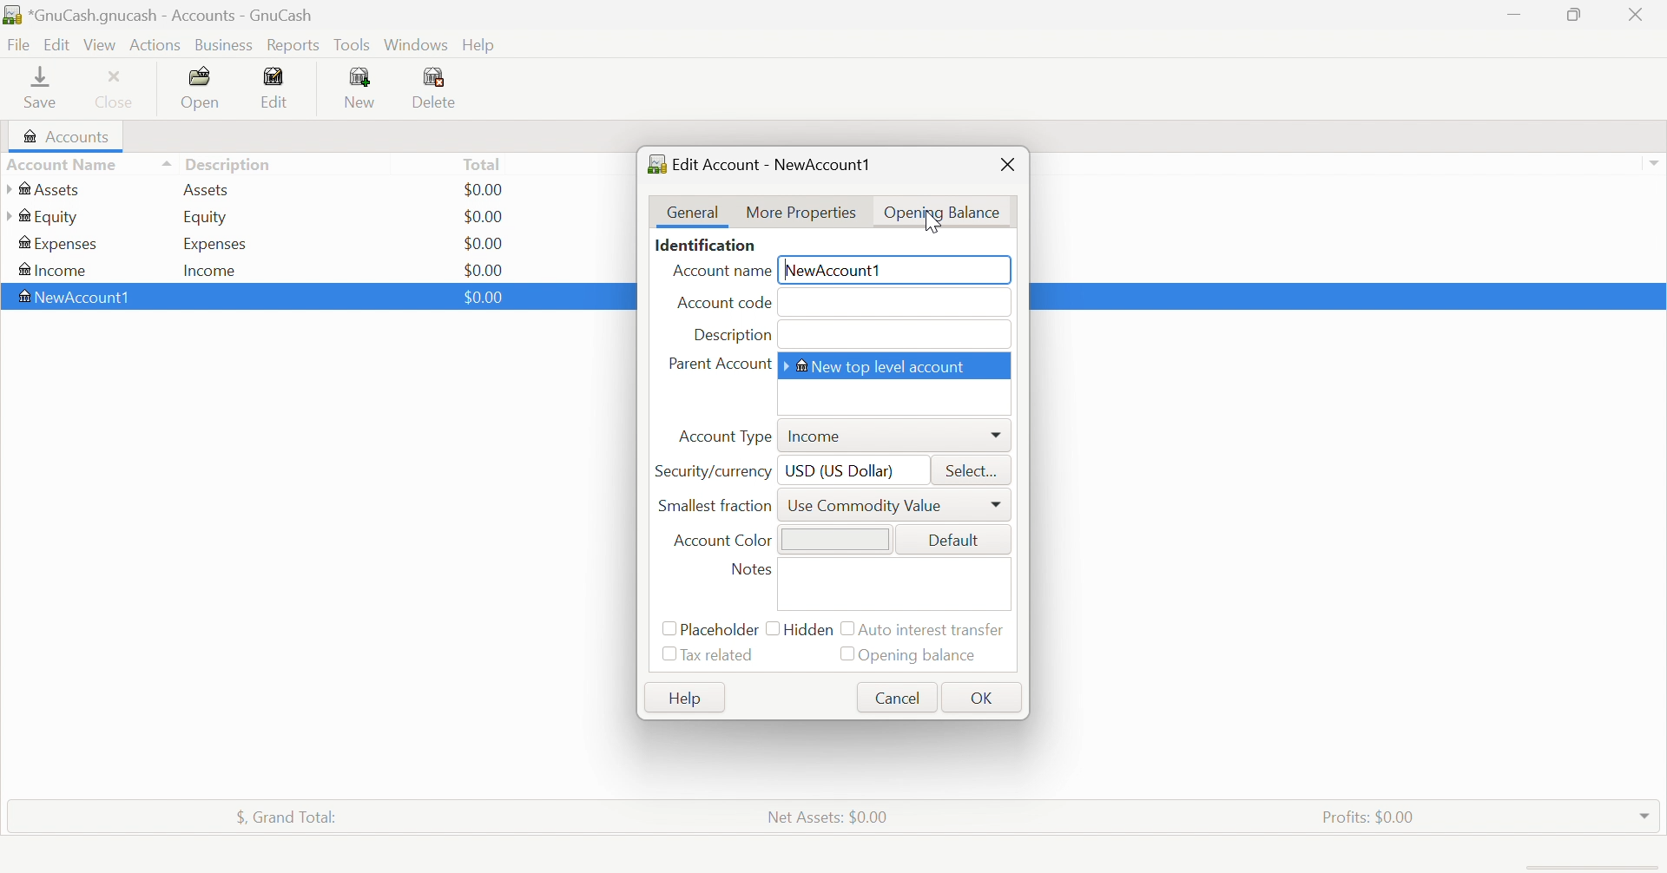  What do you see at coordinates (811, 633) in the screenshot?
I see `Hidden` at bounding box center [811, 633].